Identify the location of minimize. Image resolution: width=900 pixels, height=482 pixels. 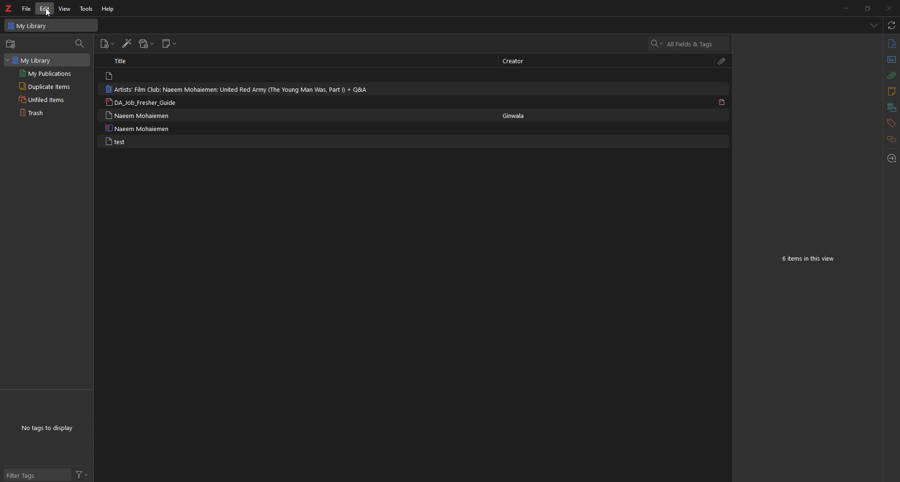
(845, 8).